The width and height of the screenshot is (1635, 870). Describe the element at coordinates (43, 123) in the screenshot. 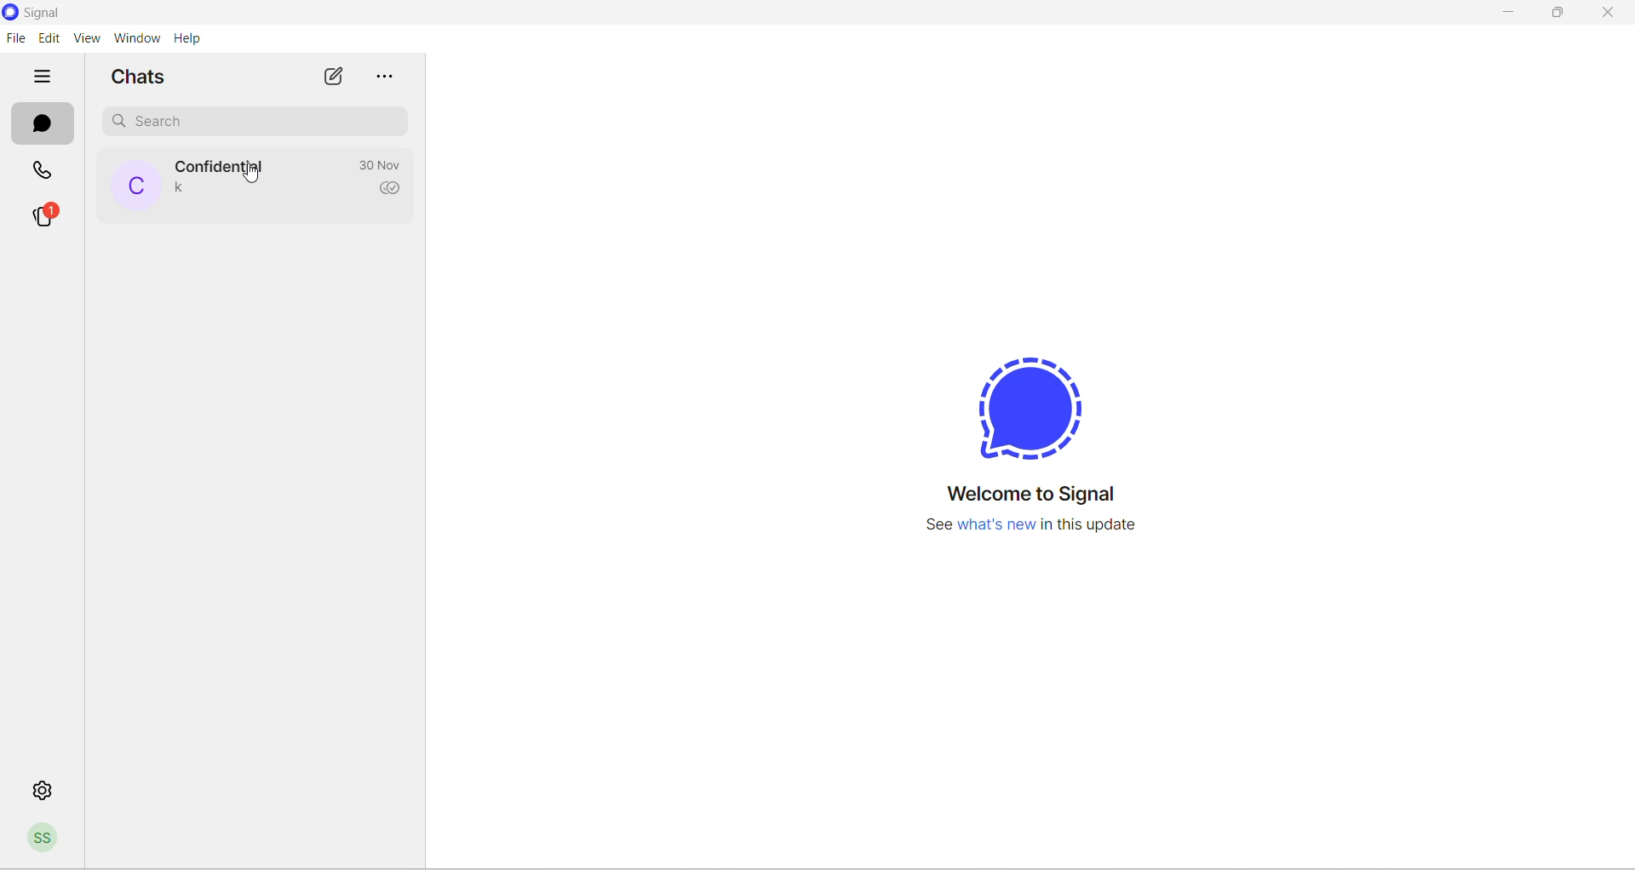

I see `chats` at that location.